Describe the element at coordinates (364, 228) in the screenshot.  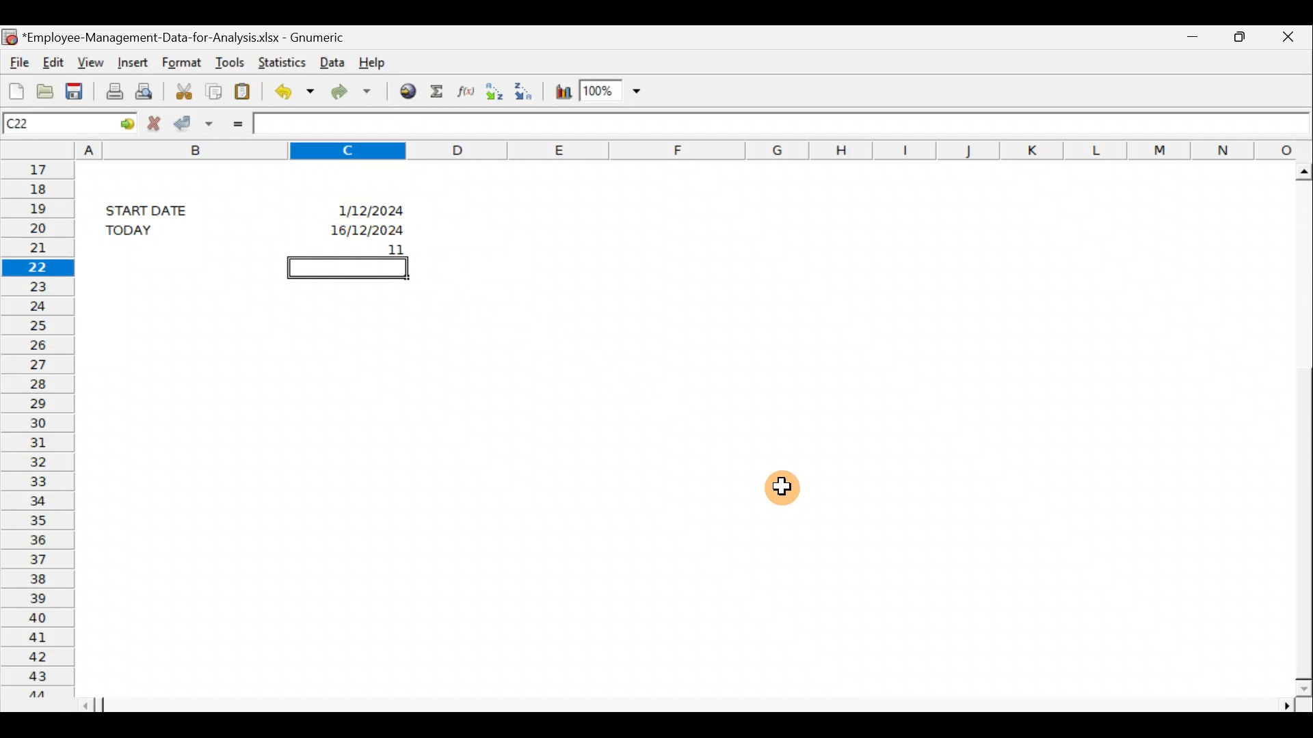
I see `16/12/2024` at that location.